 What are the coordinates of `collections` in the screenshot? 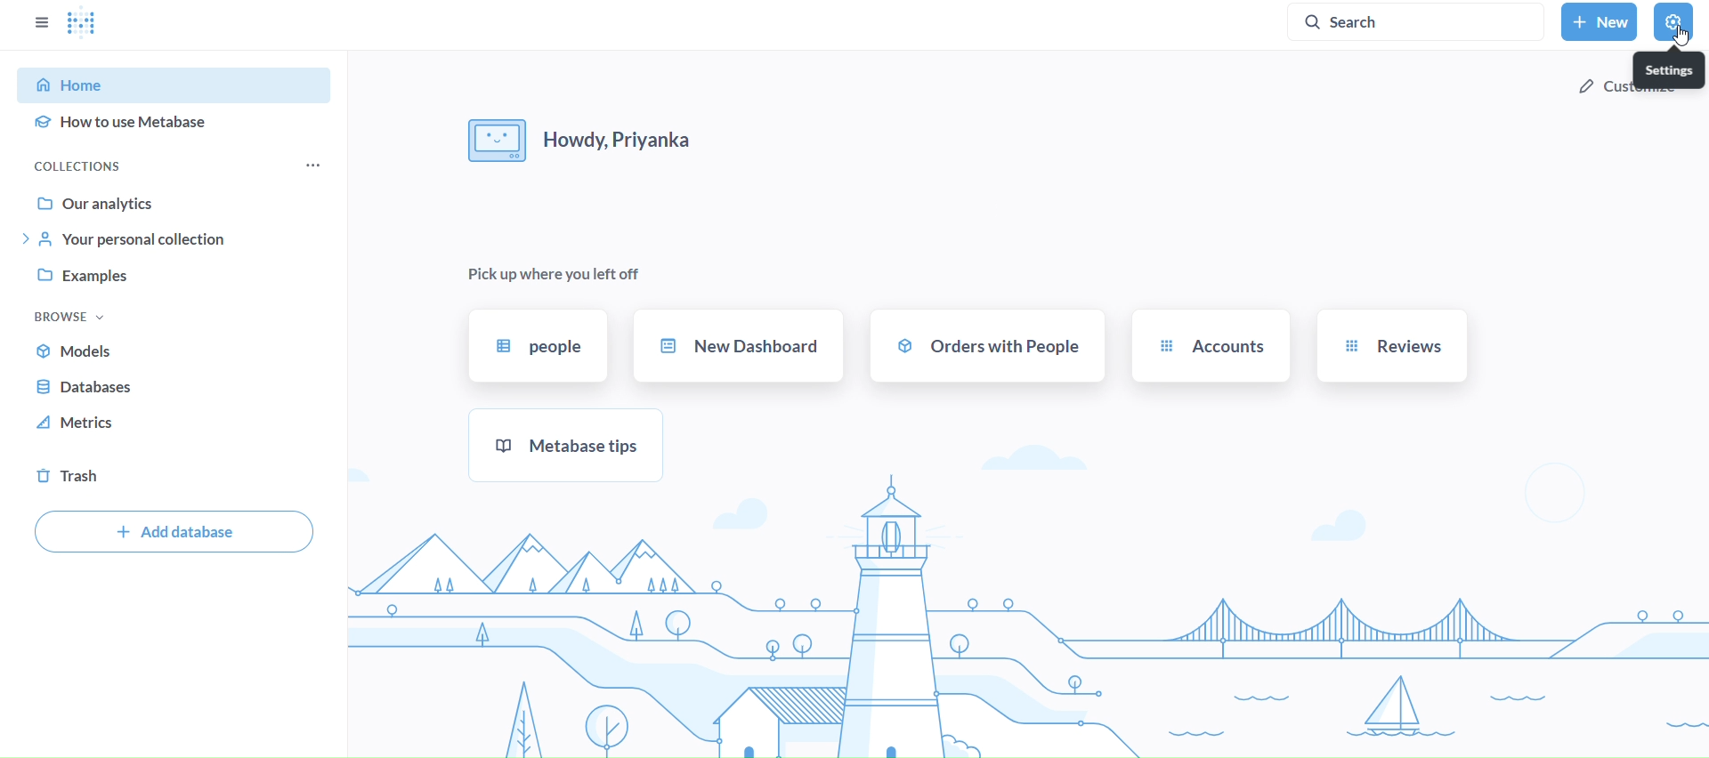 It's located at (103, 165).